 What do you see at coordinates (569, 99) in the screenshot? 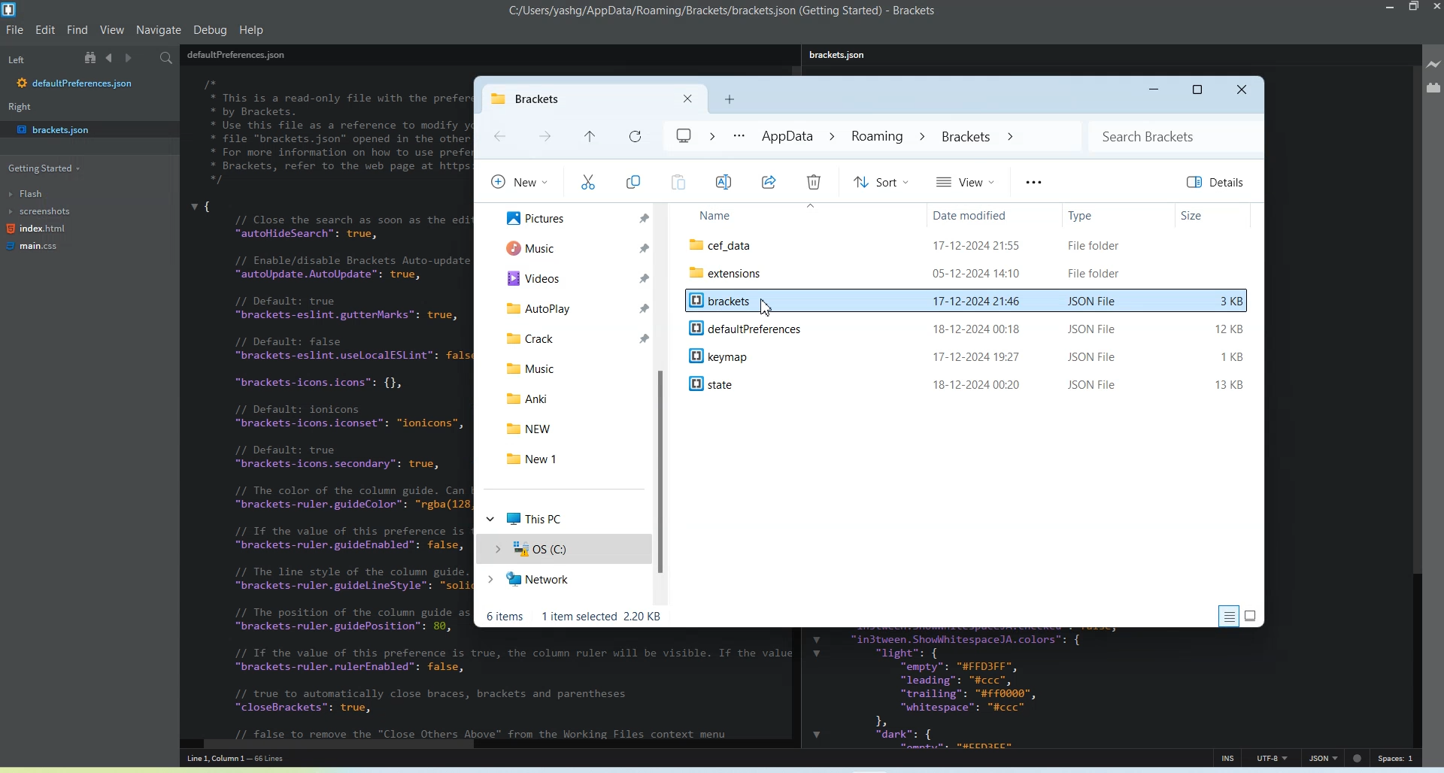
I see `New tab` at bounding box center [569, 99].